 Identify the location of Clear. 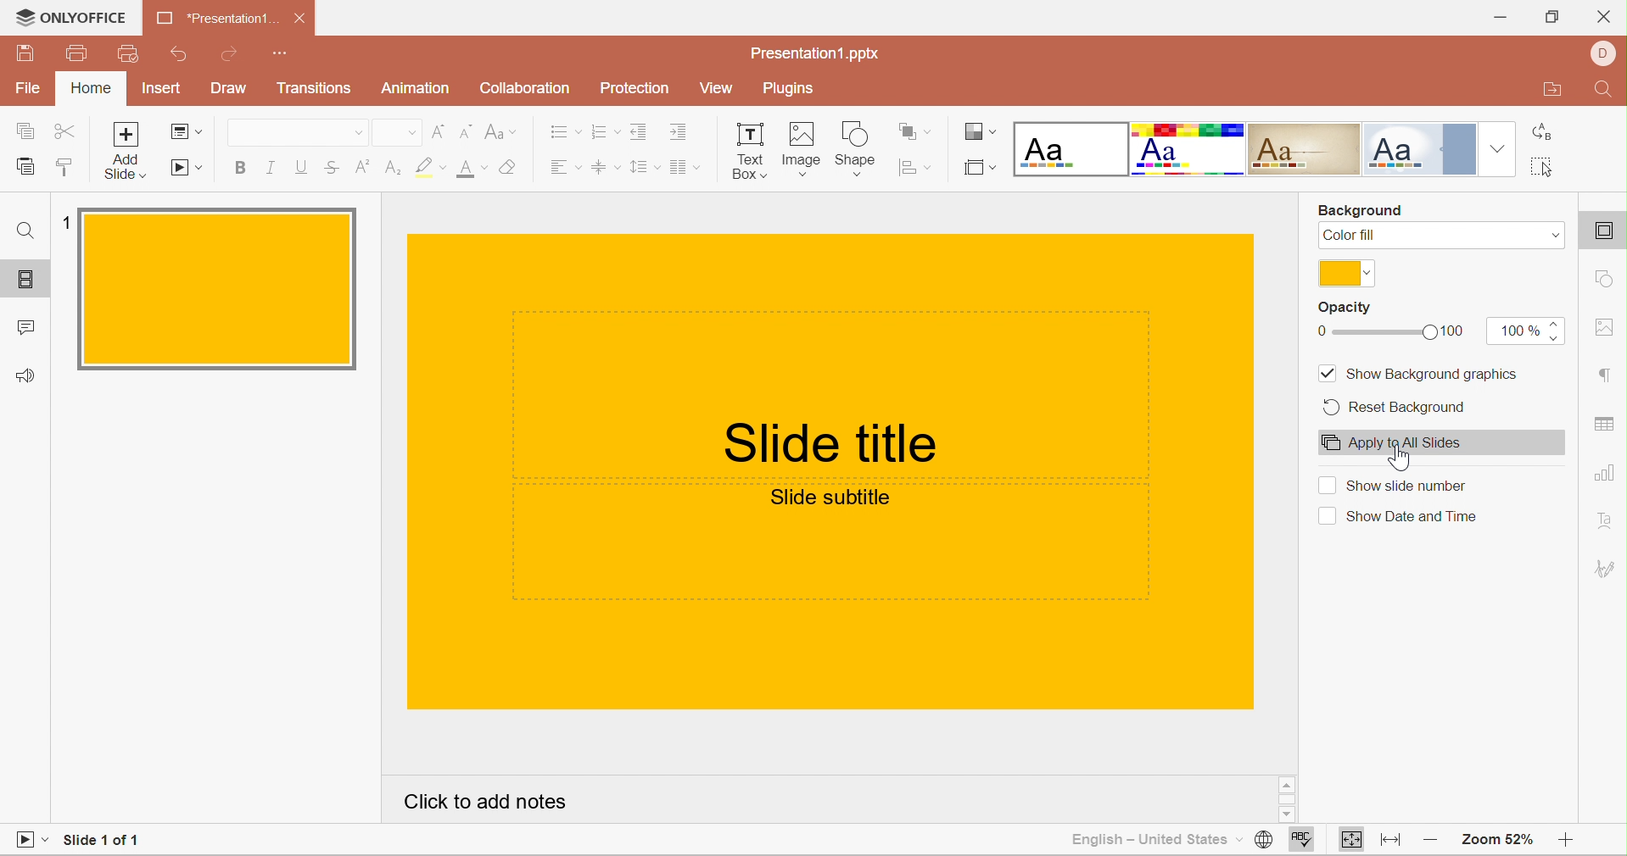
(509, 169).